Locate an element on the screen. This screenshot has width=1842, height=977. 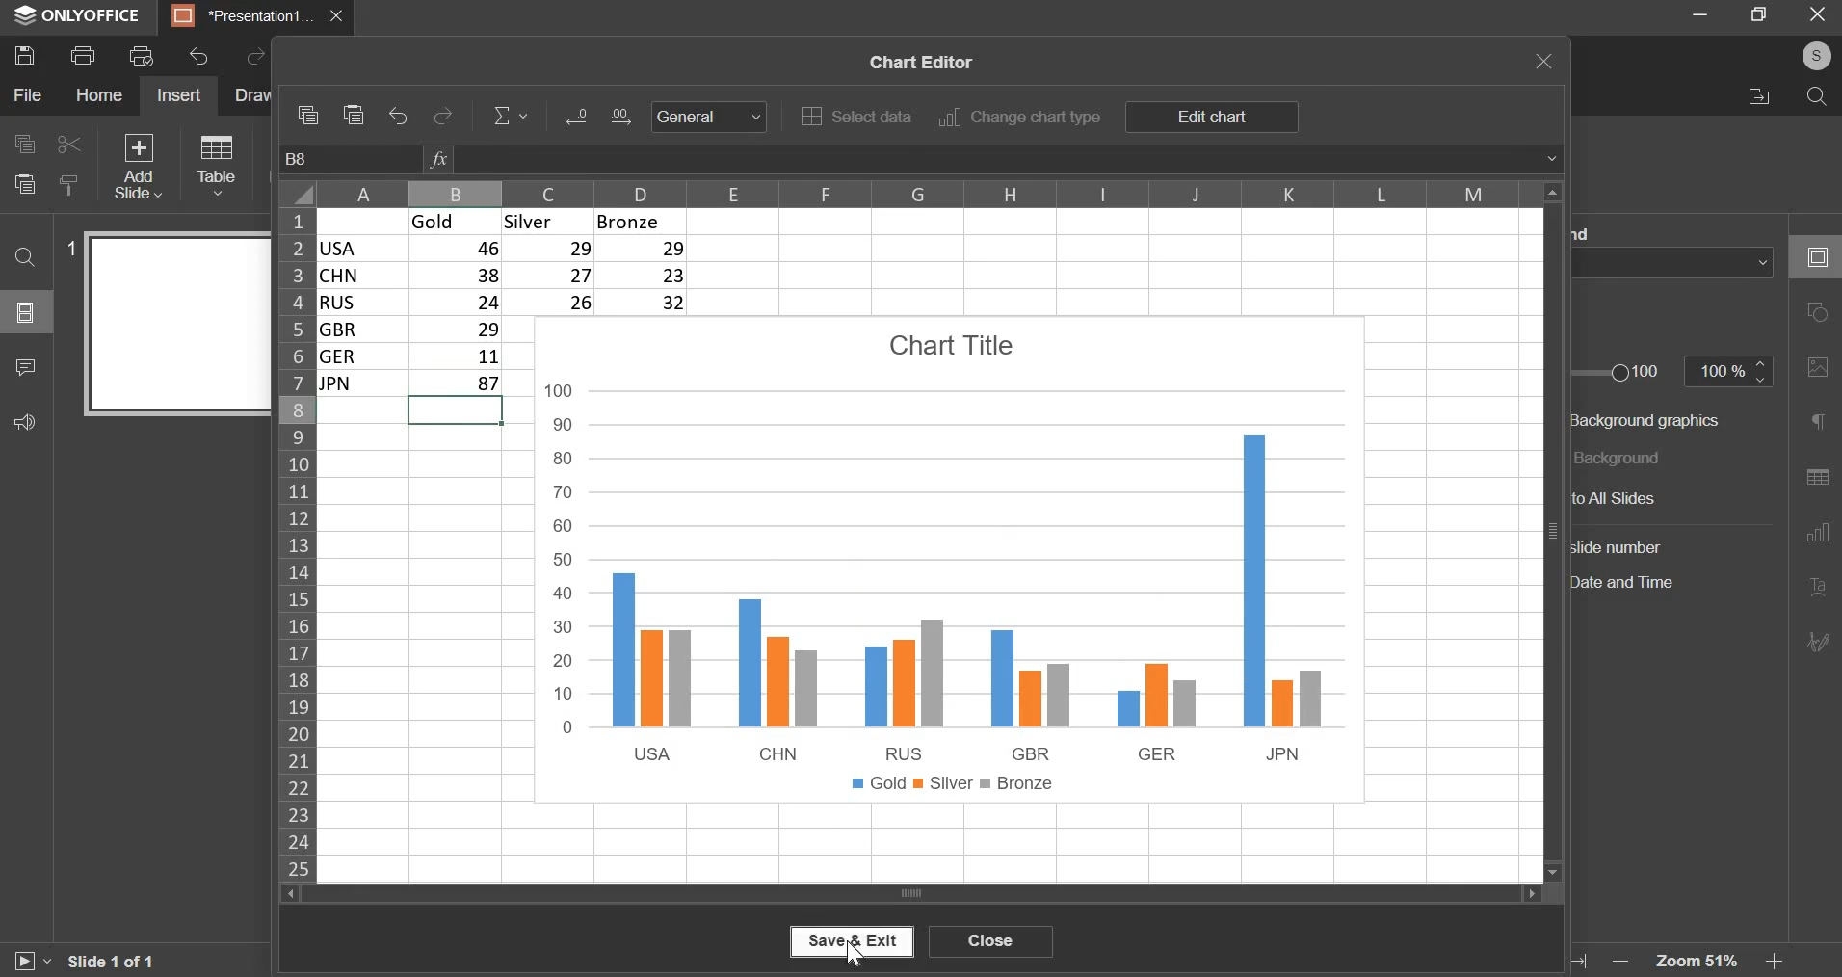
copy is located at coordinates (23, 145).